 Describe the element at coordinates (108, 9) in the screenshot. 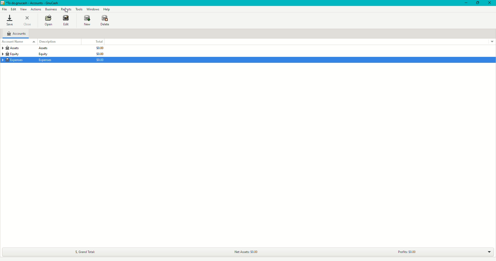

I see `Help` at that location.